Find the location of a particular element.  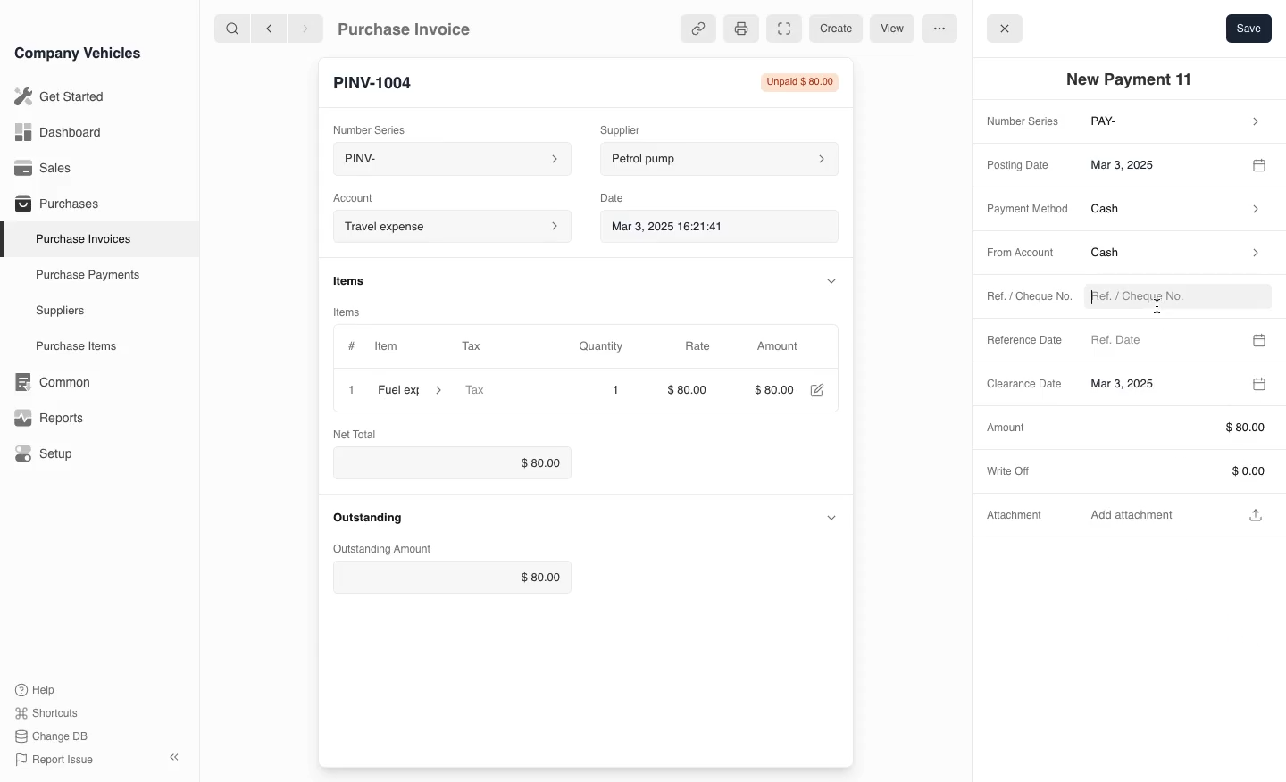

Rate is located at coordinates (696, 346).